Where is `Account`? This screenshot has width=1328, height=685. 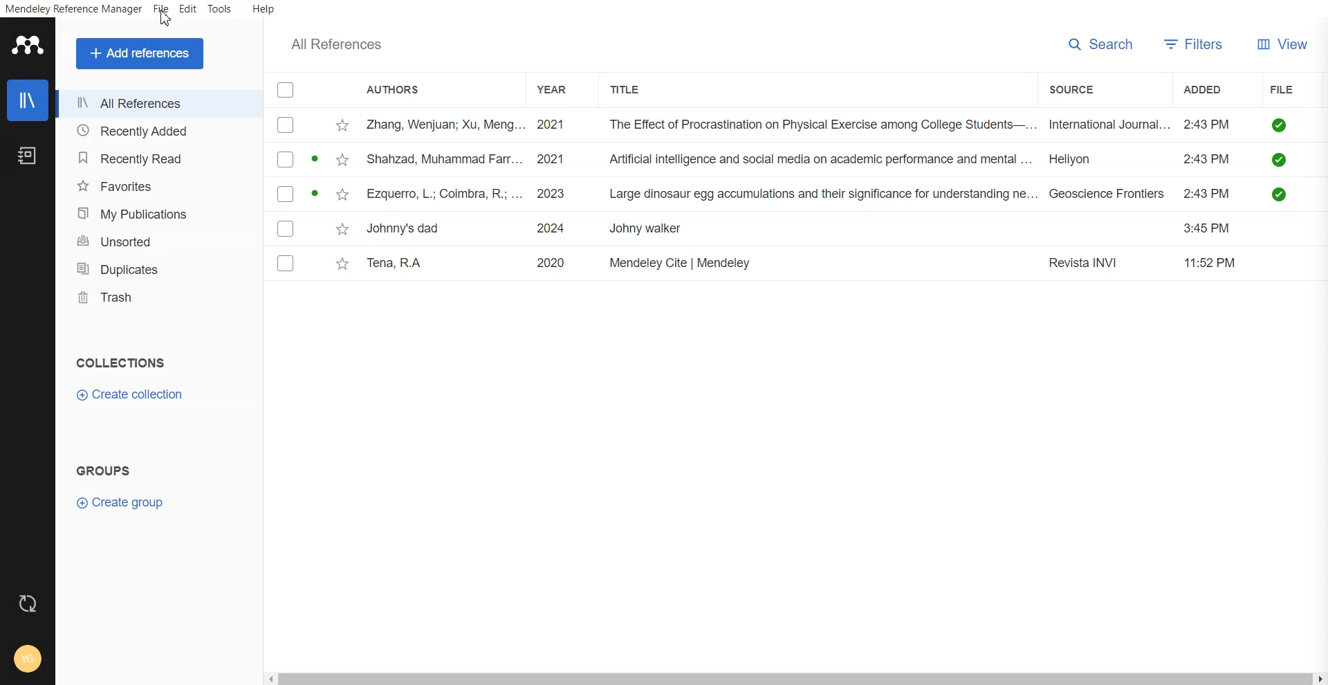 Account is located at coordinates (28, 661).